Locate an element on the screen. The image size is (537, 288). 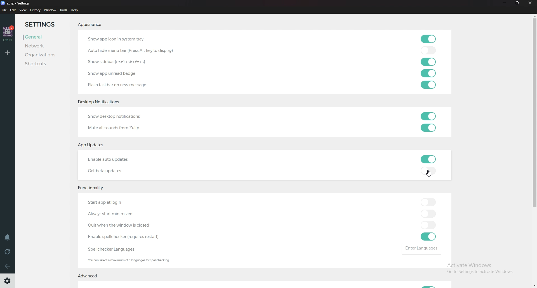
Tools is located at coordinates (63, 10).